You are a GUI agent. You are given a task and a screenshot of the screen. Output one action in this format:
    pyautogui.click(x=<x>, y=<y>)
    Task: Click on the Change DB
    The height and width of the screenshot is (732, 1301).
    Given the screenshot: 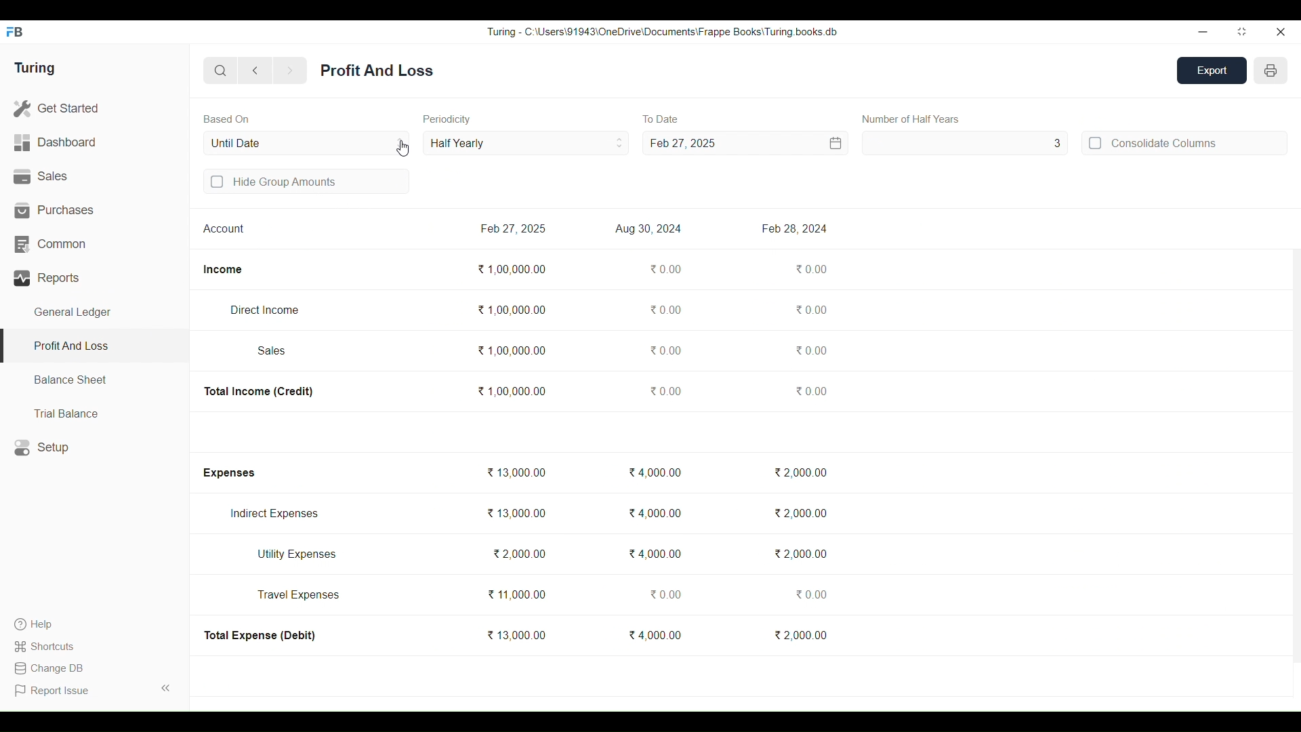 What is the action you would take?
    pyautogui.click(x=48, y=668)
    